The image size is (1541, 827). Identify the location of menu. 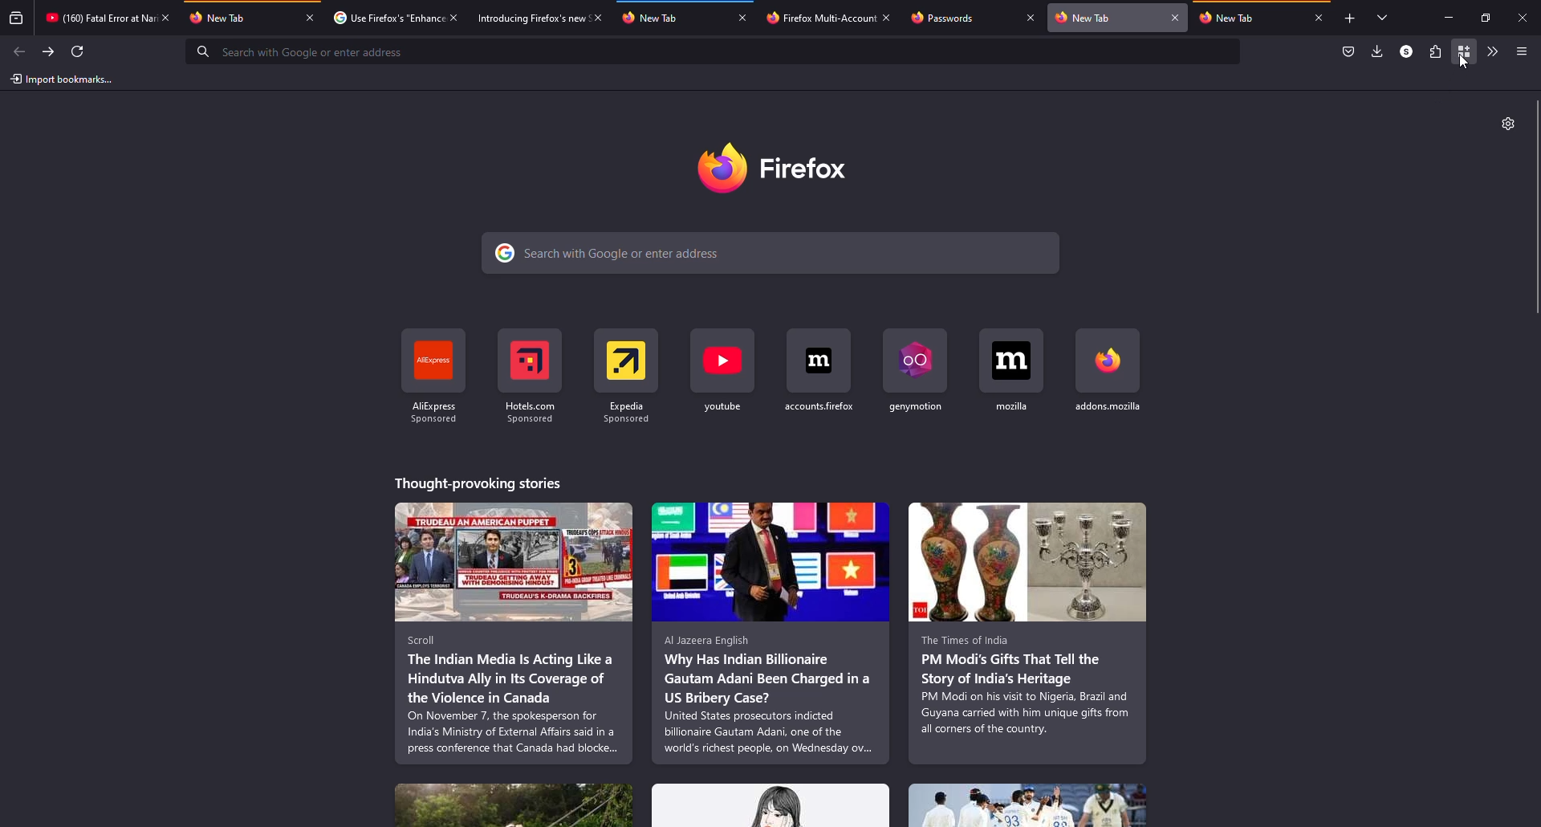
(1521, 51).